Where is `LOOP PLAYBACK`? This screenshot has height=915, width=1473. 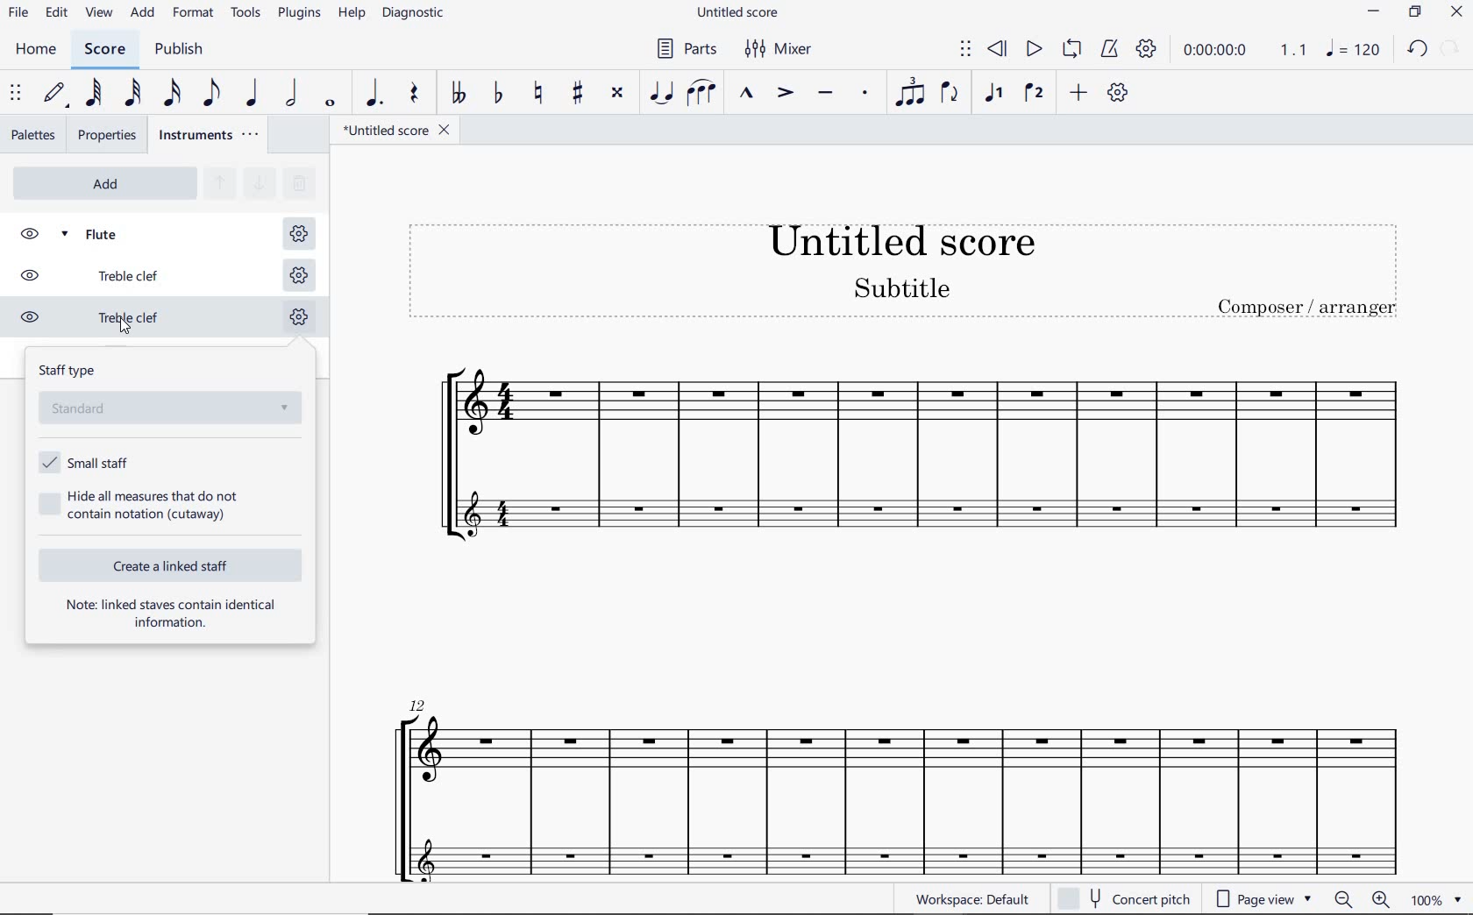 LOOP PLAYBACK is located at coordinates (1071, 53).